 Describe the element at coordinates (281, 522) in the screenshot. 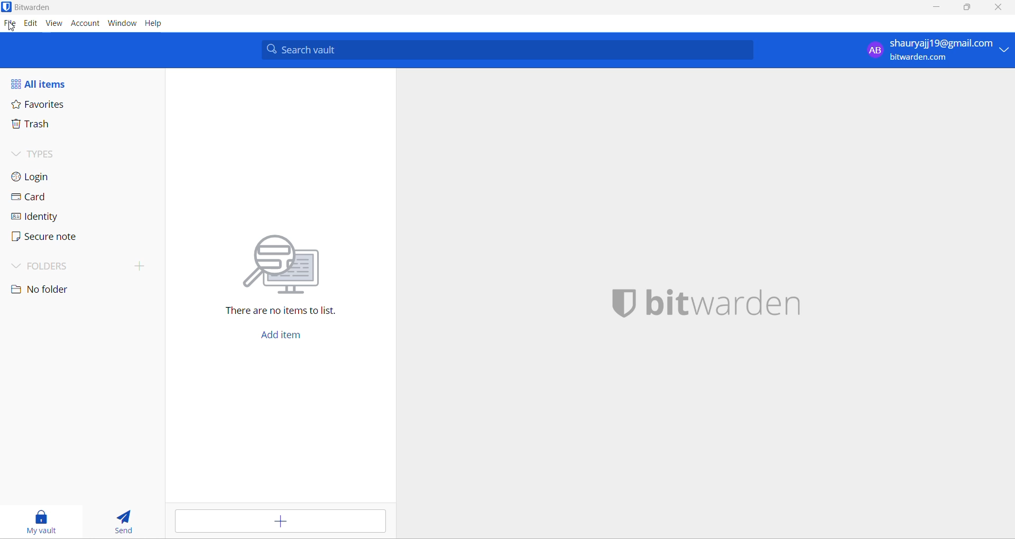

I see `add button` at that location.